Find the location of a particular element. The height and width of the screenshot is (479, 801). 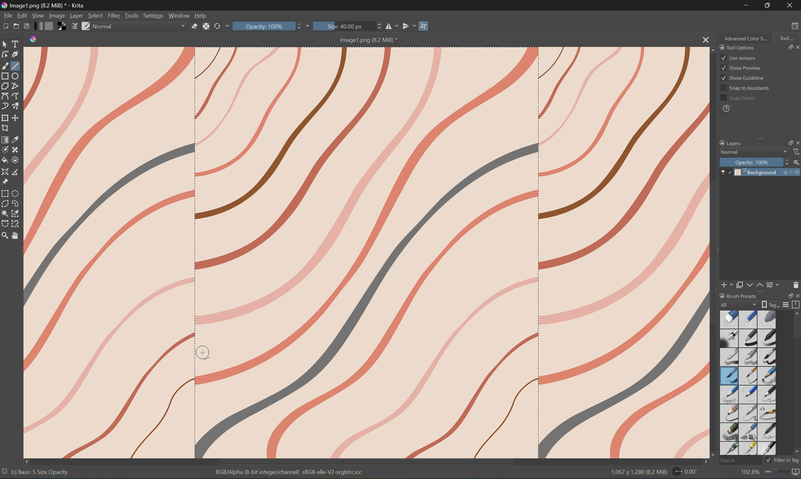

Scroll Down is located at coordinates (796, 452).